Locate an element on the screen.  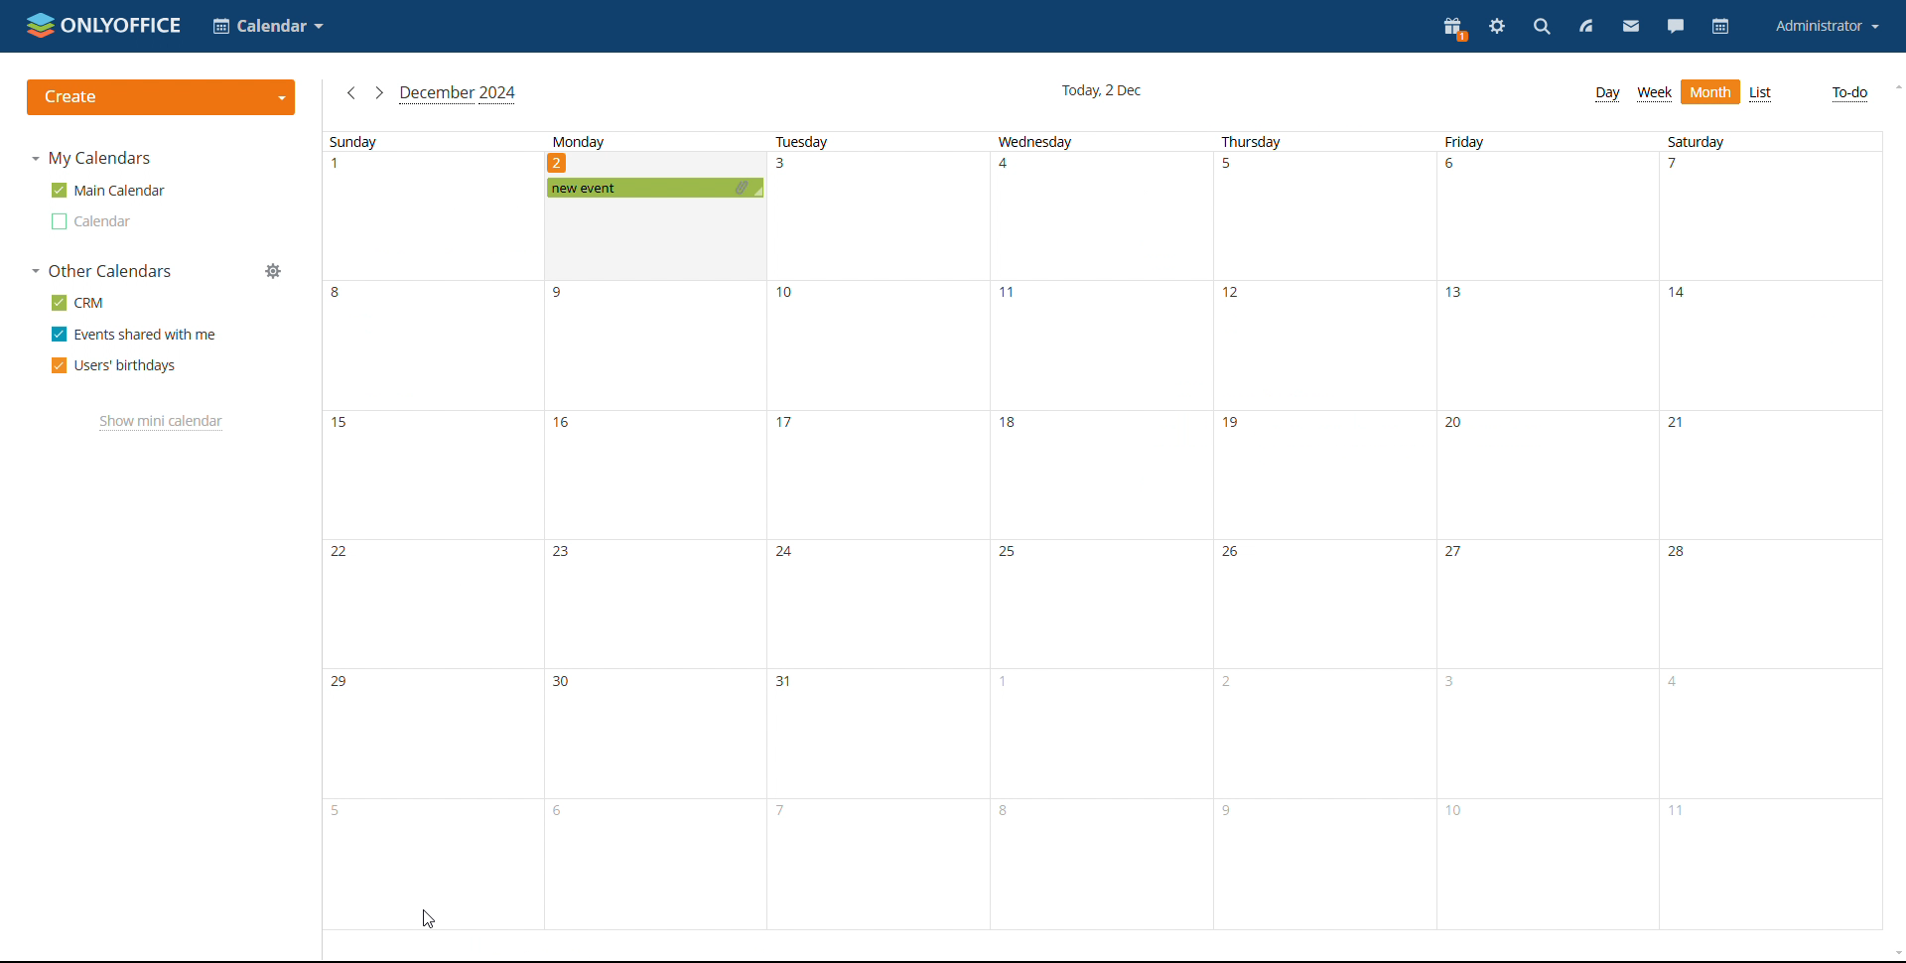
attachment added is located at coordinates (744, 188).